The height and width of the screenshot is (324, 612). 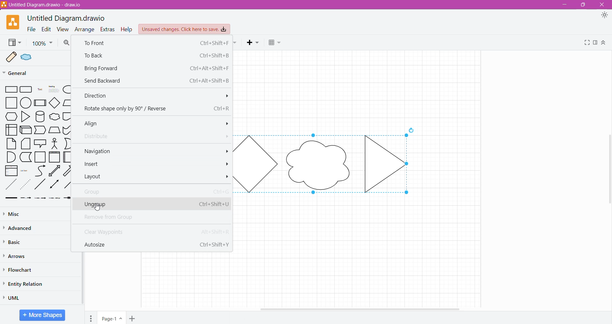 What do you see at coordinates (361, 308) in the screenshot?
I see `Horizontal Scroll Bar` at bounding box center [361, 308].